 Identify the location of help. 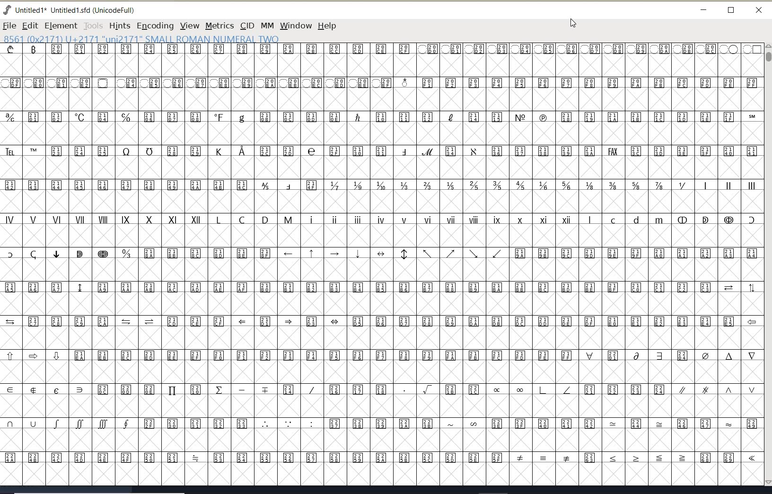
(329, 26).